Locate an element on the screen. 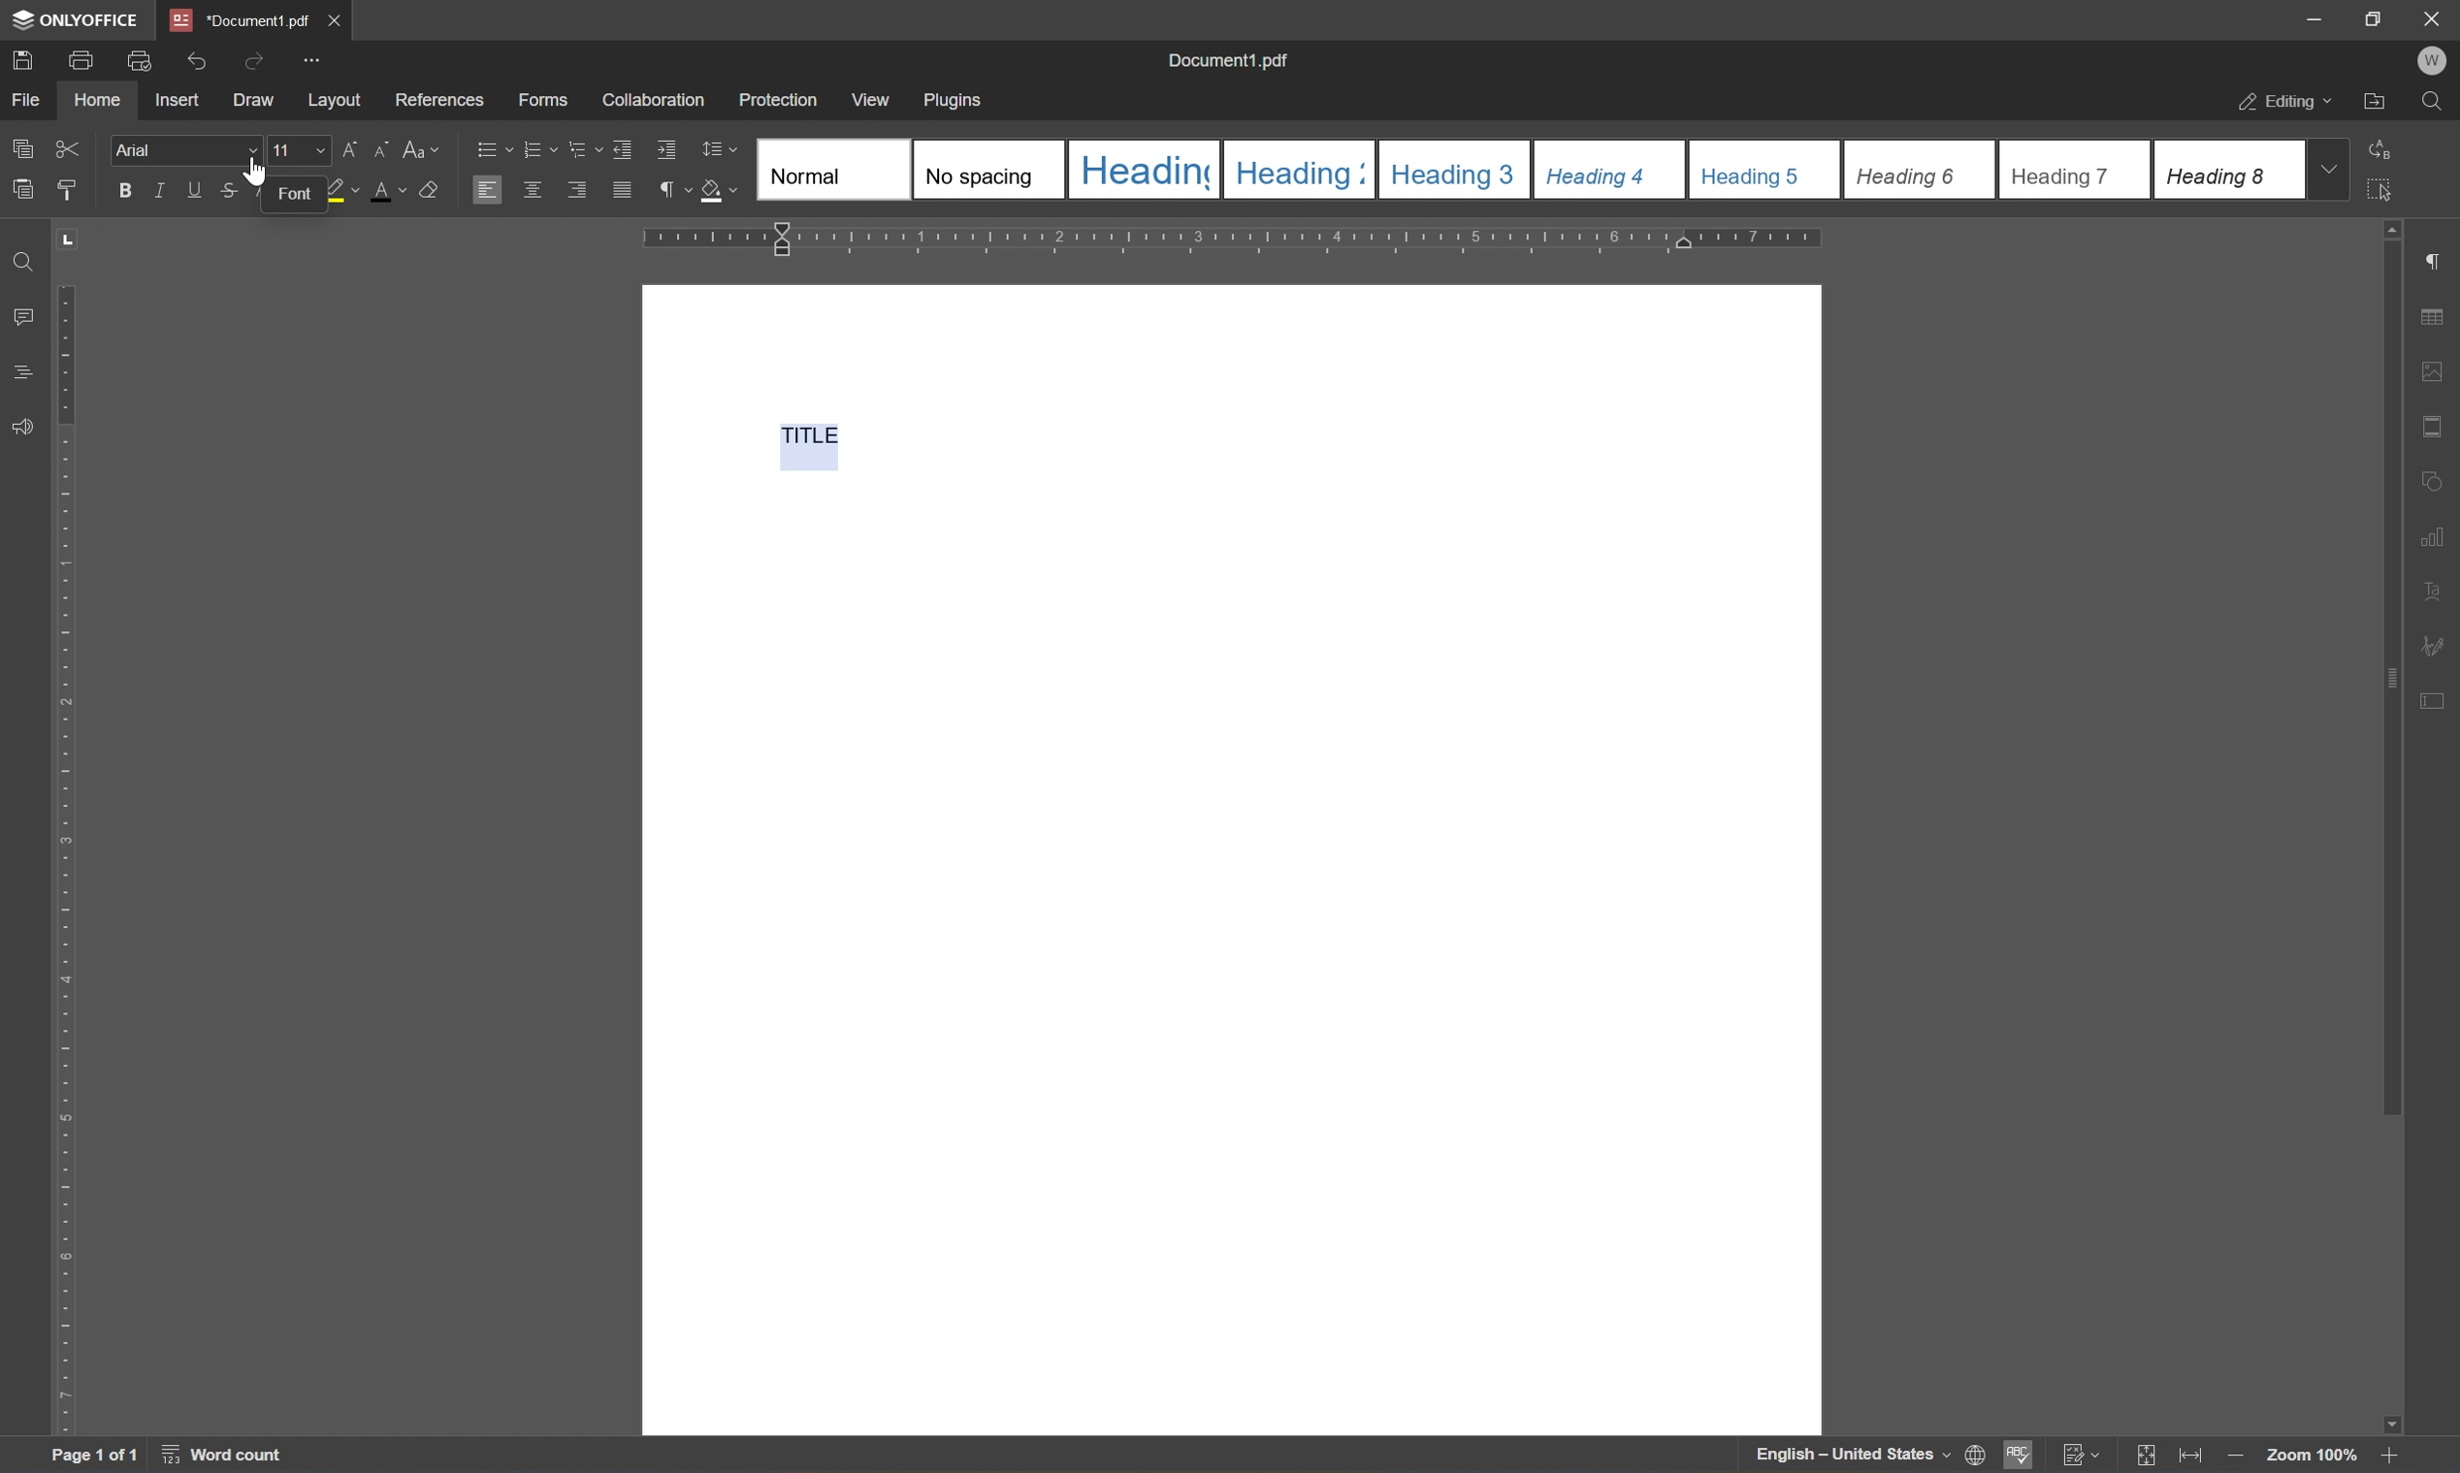 The width and height of the screenshot is (2460, 1473). form settings is located at coordinates (2437, 710).